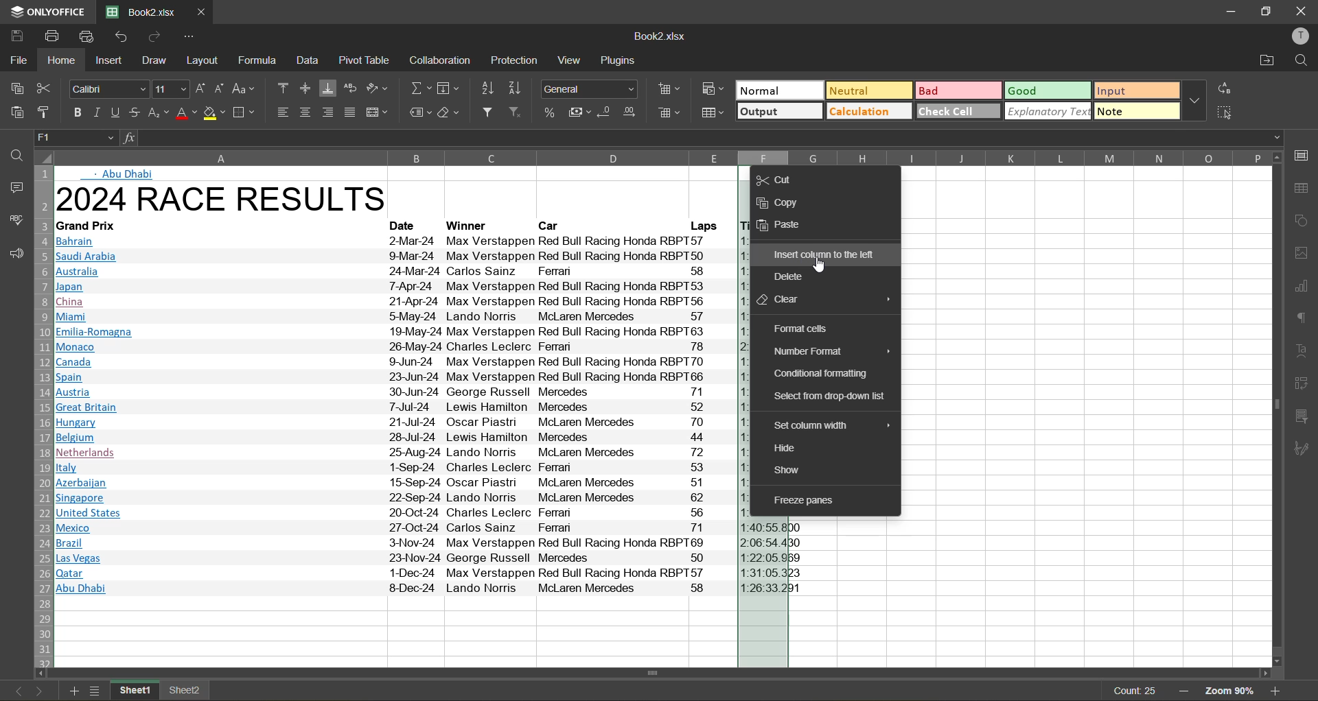 The height and width of the screenshot is (701, 1318). What do you see at coordinates (658, 156) in the screenshot?
I see `column names` at bounding box center [658, 156].